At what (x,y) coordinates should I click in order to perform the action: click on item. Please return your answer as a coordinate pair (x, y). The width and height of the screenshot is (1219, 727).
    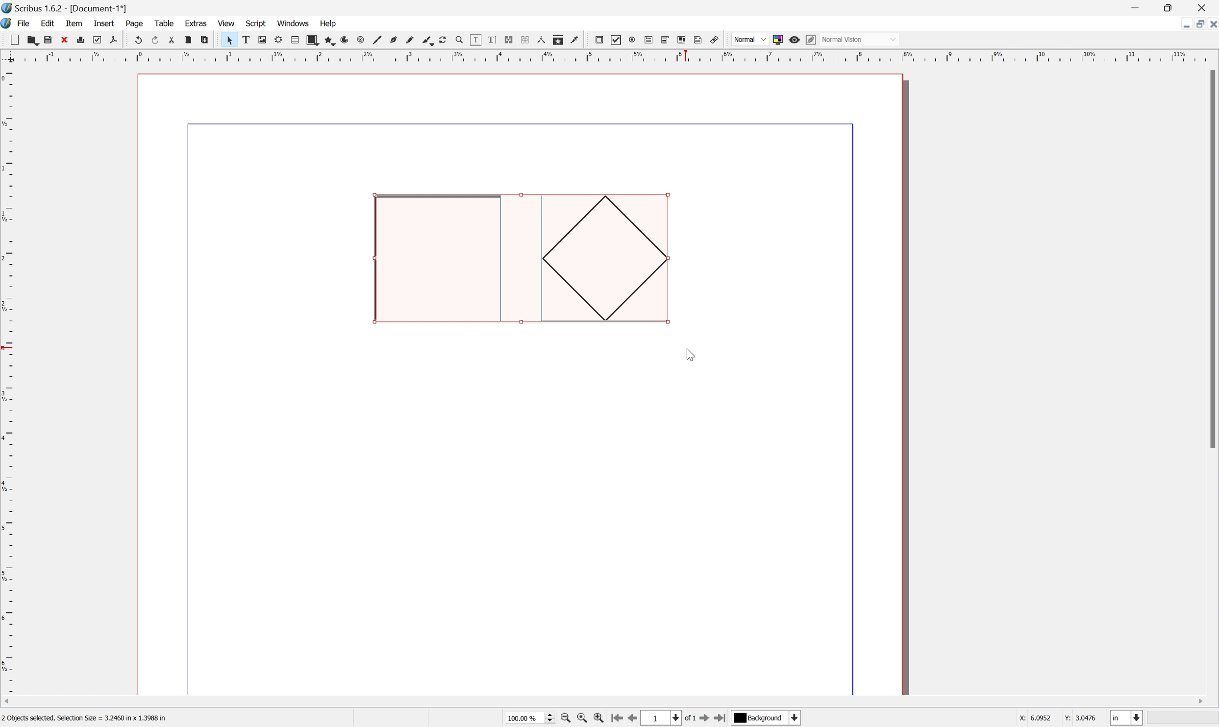
    Looking at the image, I should click on (75, 24).